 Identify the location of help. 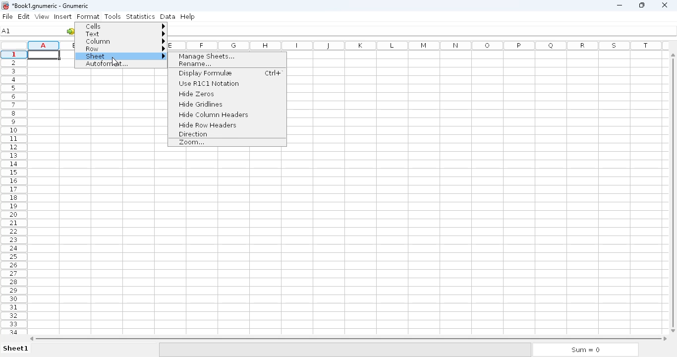
(187, 16).